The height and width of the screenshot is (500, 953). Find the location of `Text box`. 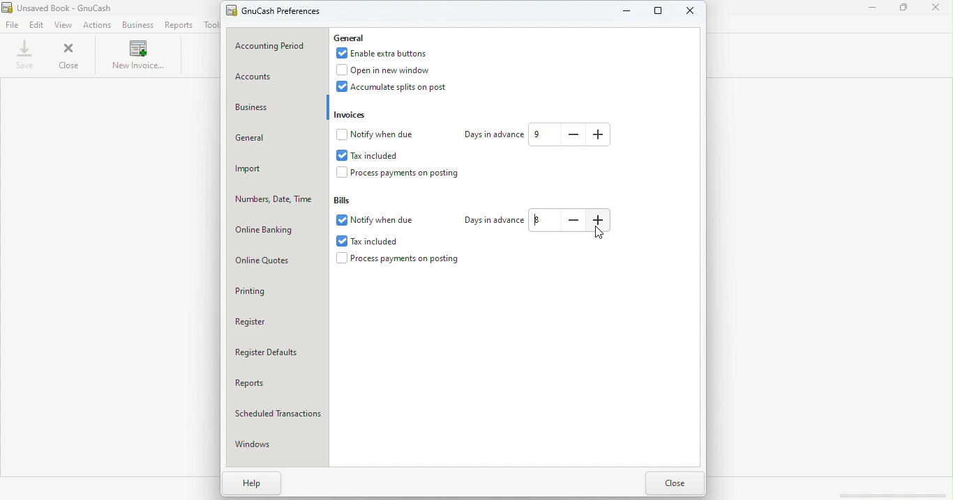

Text box is located at coordinates (543, 134).